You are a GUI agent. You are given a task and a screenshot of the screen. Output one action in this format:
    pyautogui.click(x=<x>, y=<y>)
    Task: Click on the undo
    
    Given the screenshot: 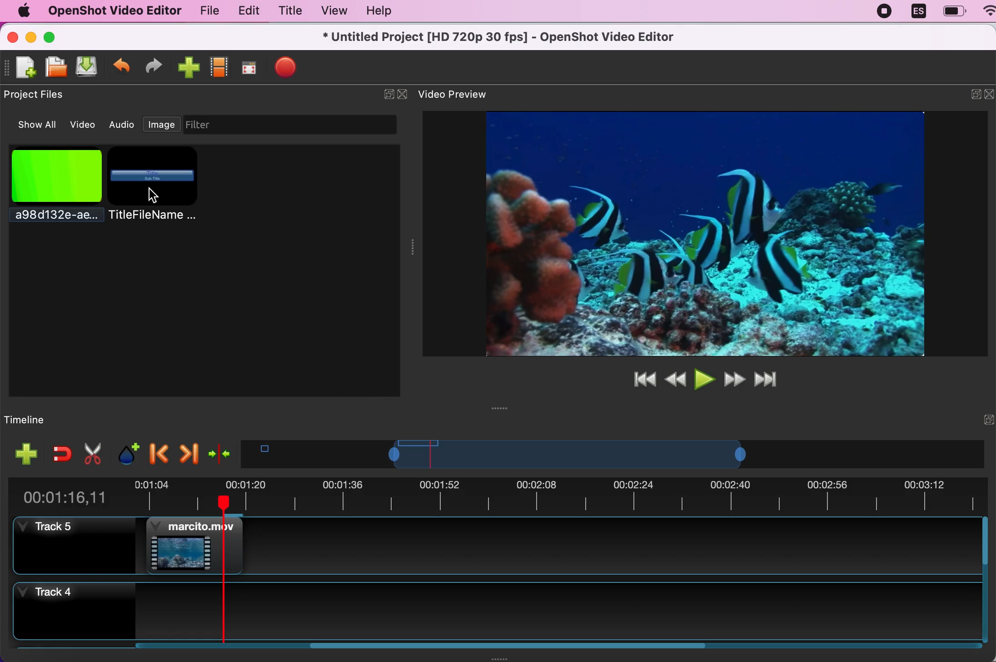 What is the action you would take?
    pyautogui.click(x=122, y=65)
    